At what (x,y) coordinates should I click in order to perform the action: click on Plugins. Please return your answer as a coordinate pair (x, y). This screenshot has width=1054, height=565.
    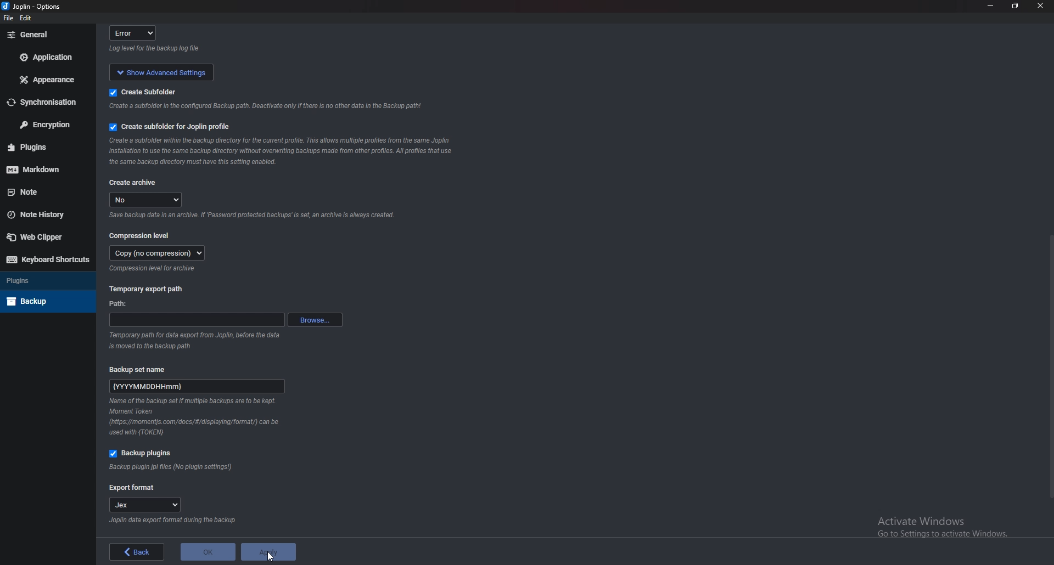
    Looking at the image, I should click on (45, 280).